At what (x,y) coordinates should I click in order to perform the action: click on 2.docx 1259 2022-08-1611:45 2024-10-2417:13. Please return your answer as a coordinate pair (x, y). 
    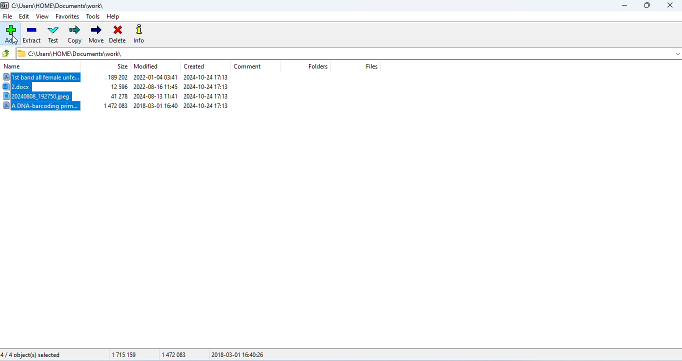
    Looking at the image, I should click on (123, 87).